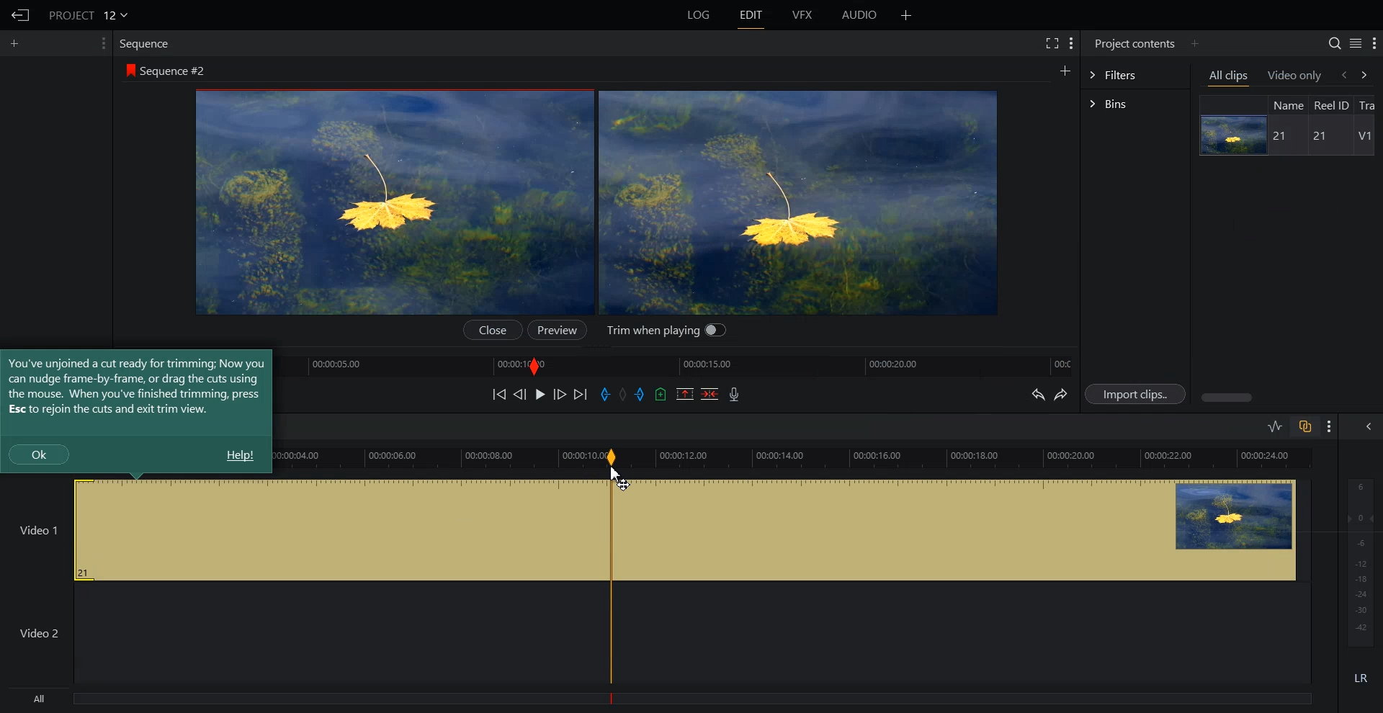 The width and height of the screenshot is (1383, 713). I want to click on Video clip, so click(828, 529).